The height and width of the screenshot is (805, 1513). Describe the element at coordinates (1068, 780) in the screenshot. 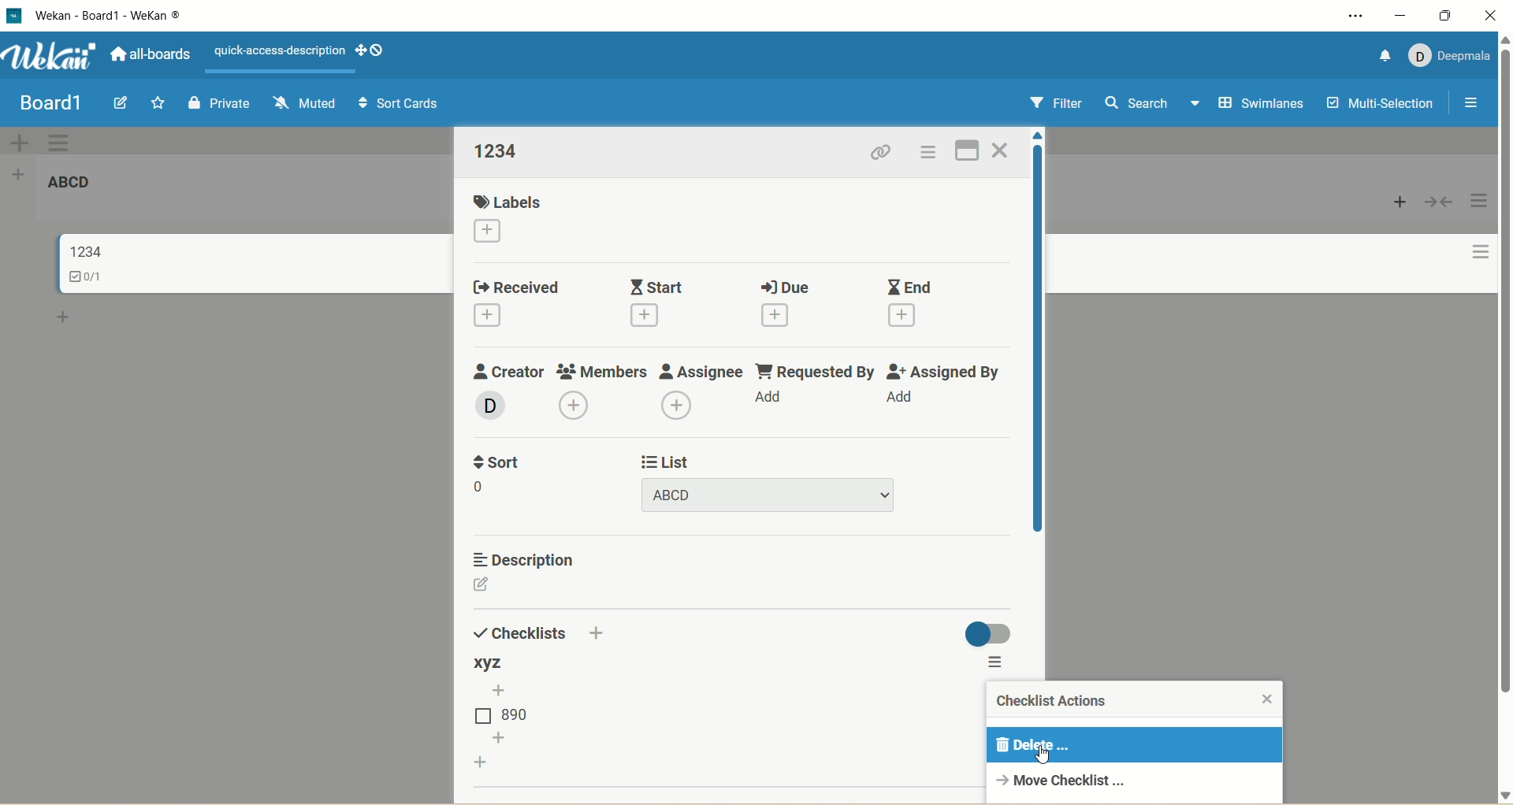

I see `move checklist` at that location.